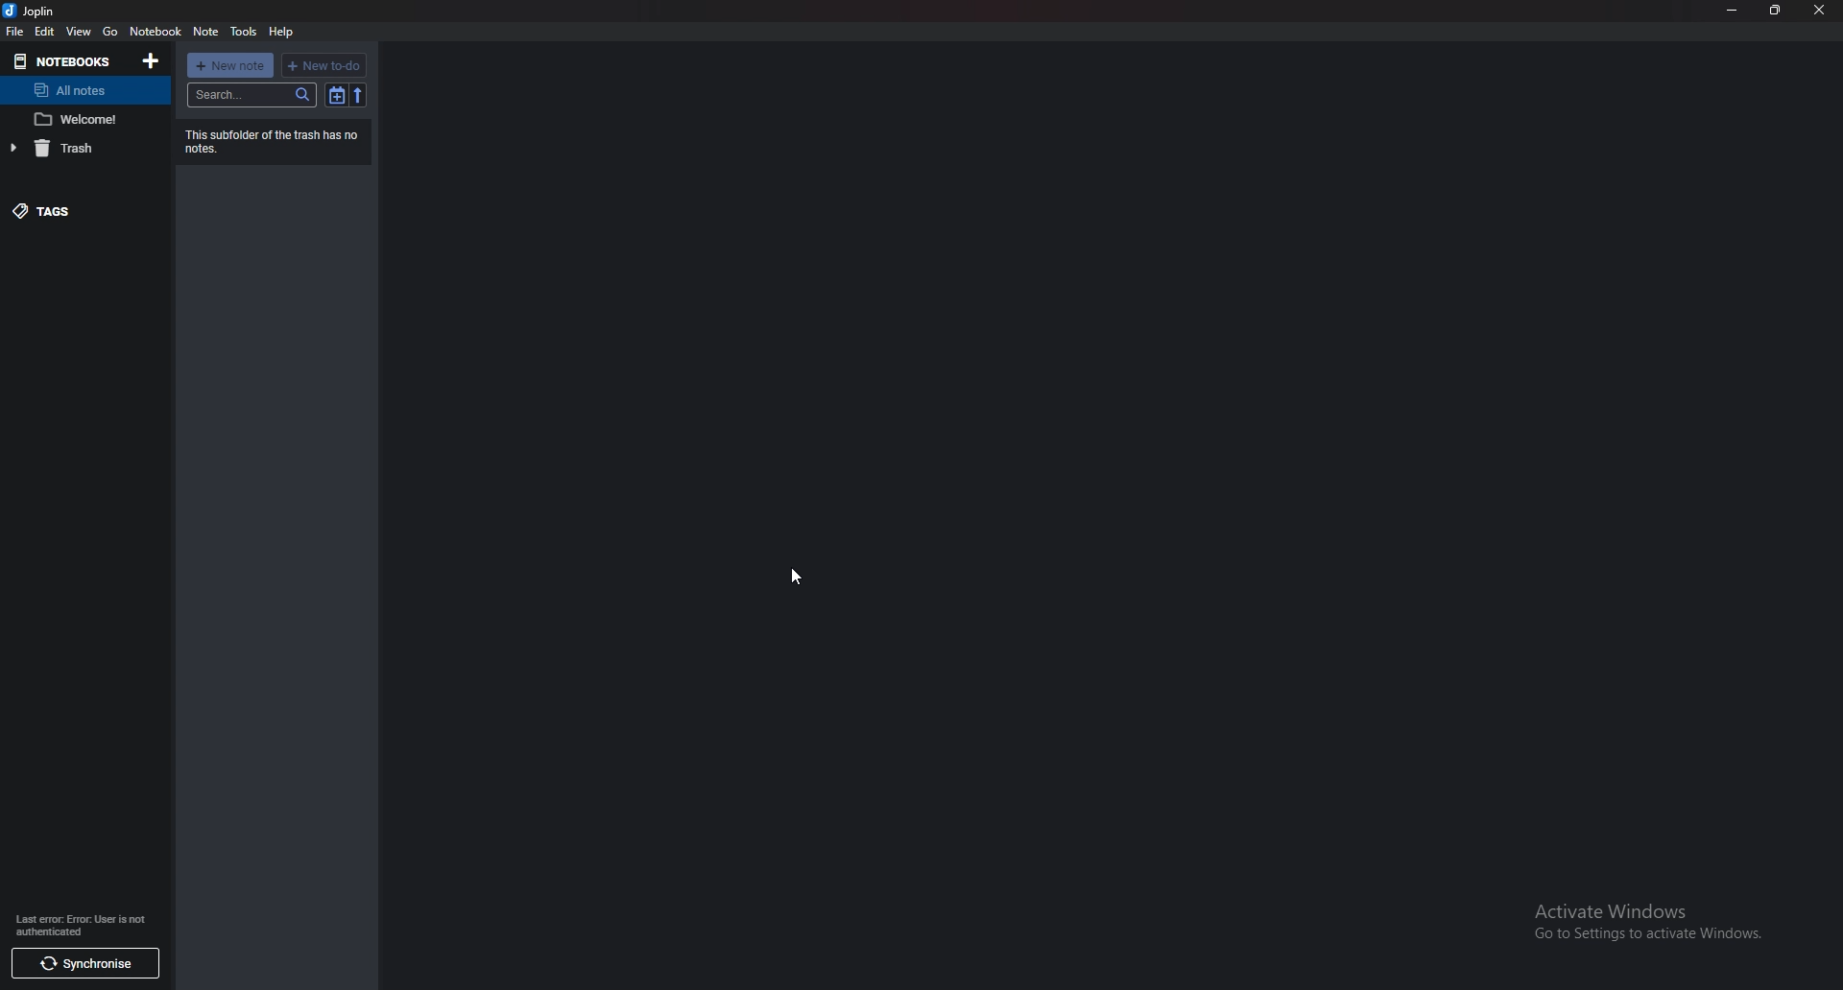 The image size is (1843, 990). I want to click on help, so click(281, 32).